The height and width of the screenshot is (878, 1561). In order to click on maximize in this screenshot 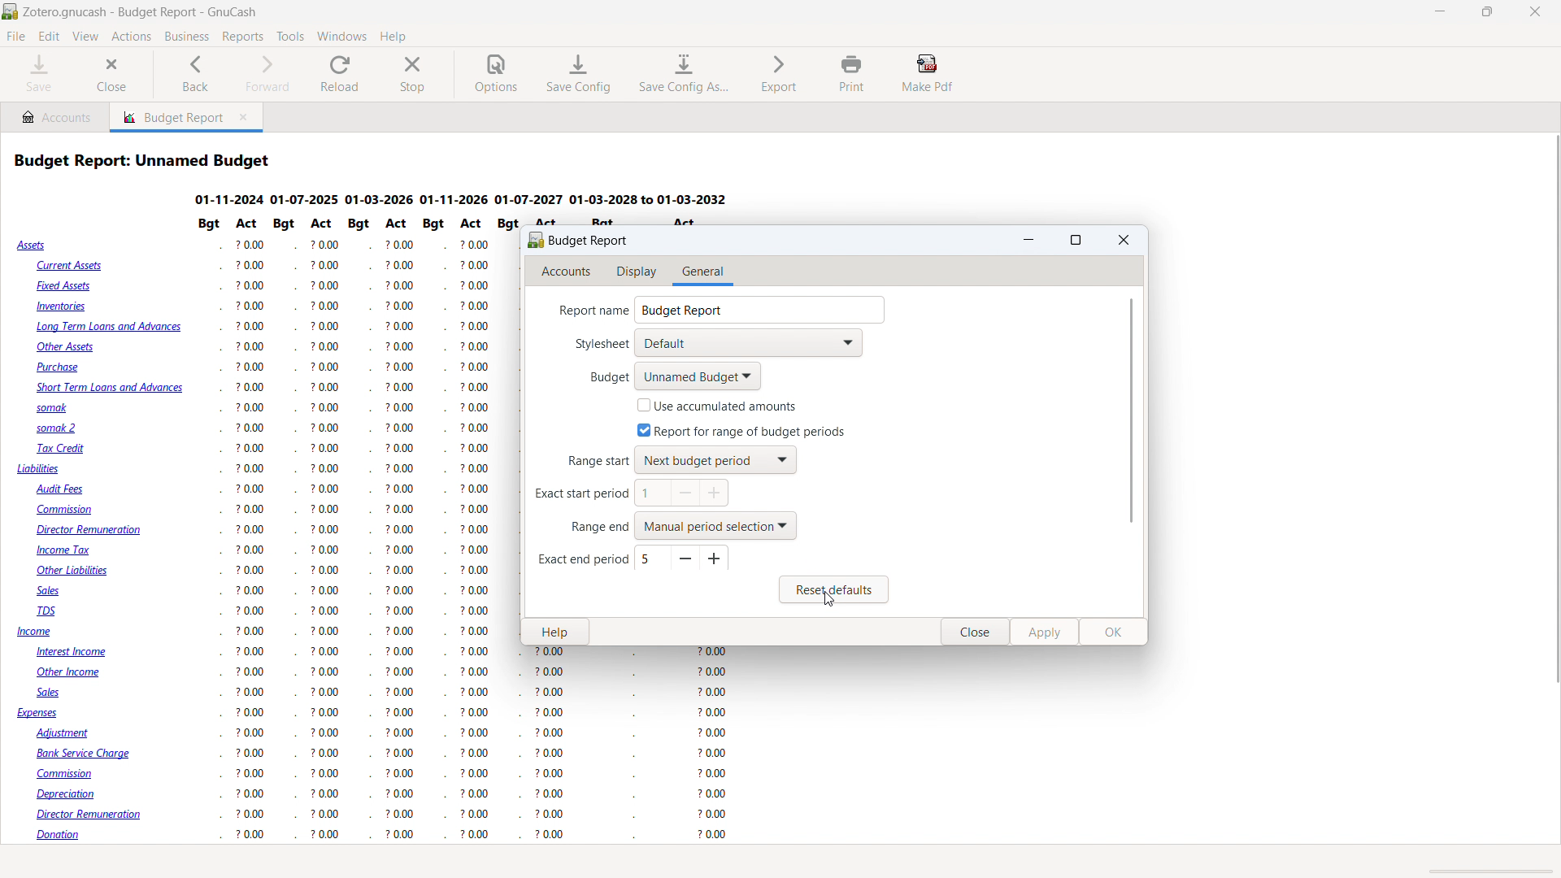, I will do `click(1486, 12)`.